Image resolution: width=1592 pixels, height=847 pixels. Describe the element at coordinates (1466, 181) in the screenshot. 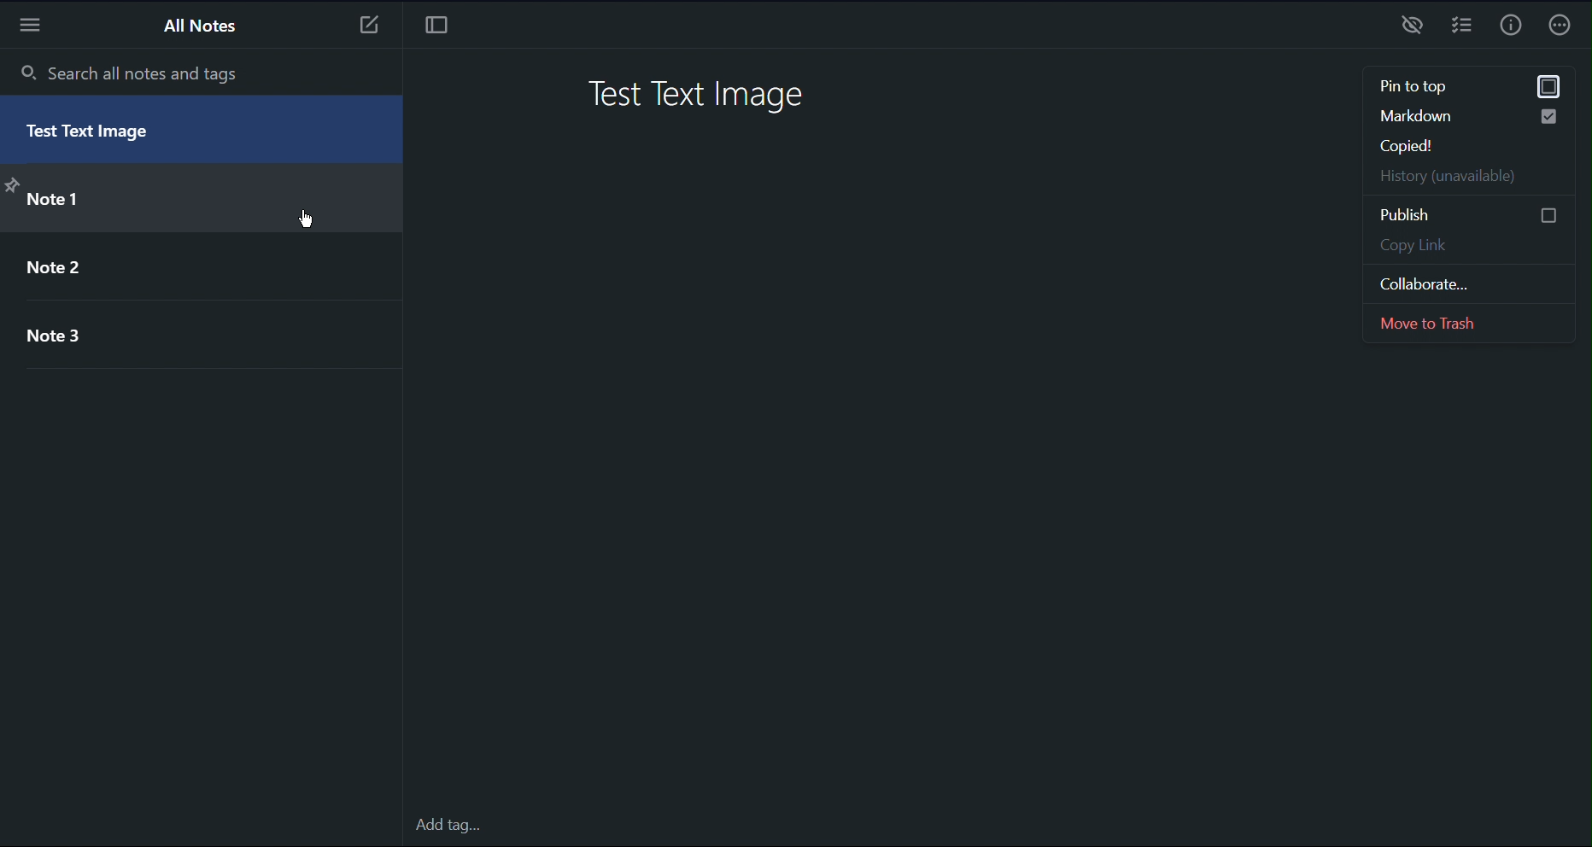

I see `History` at that location.